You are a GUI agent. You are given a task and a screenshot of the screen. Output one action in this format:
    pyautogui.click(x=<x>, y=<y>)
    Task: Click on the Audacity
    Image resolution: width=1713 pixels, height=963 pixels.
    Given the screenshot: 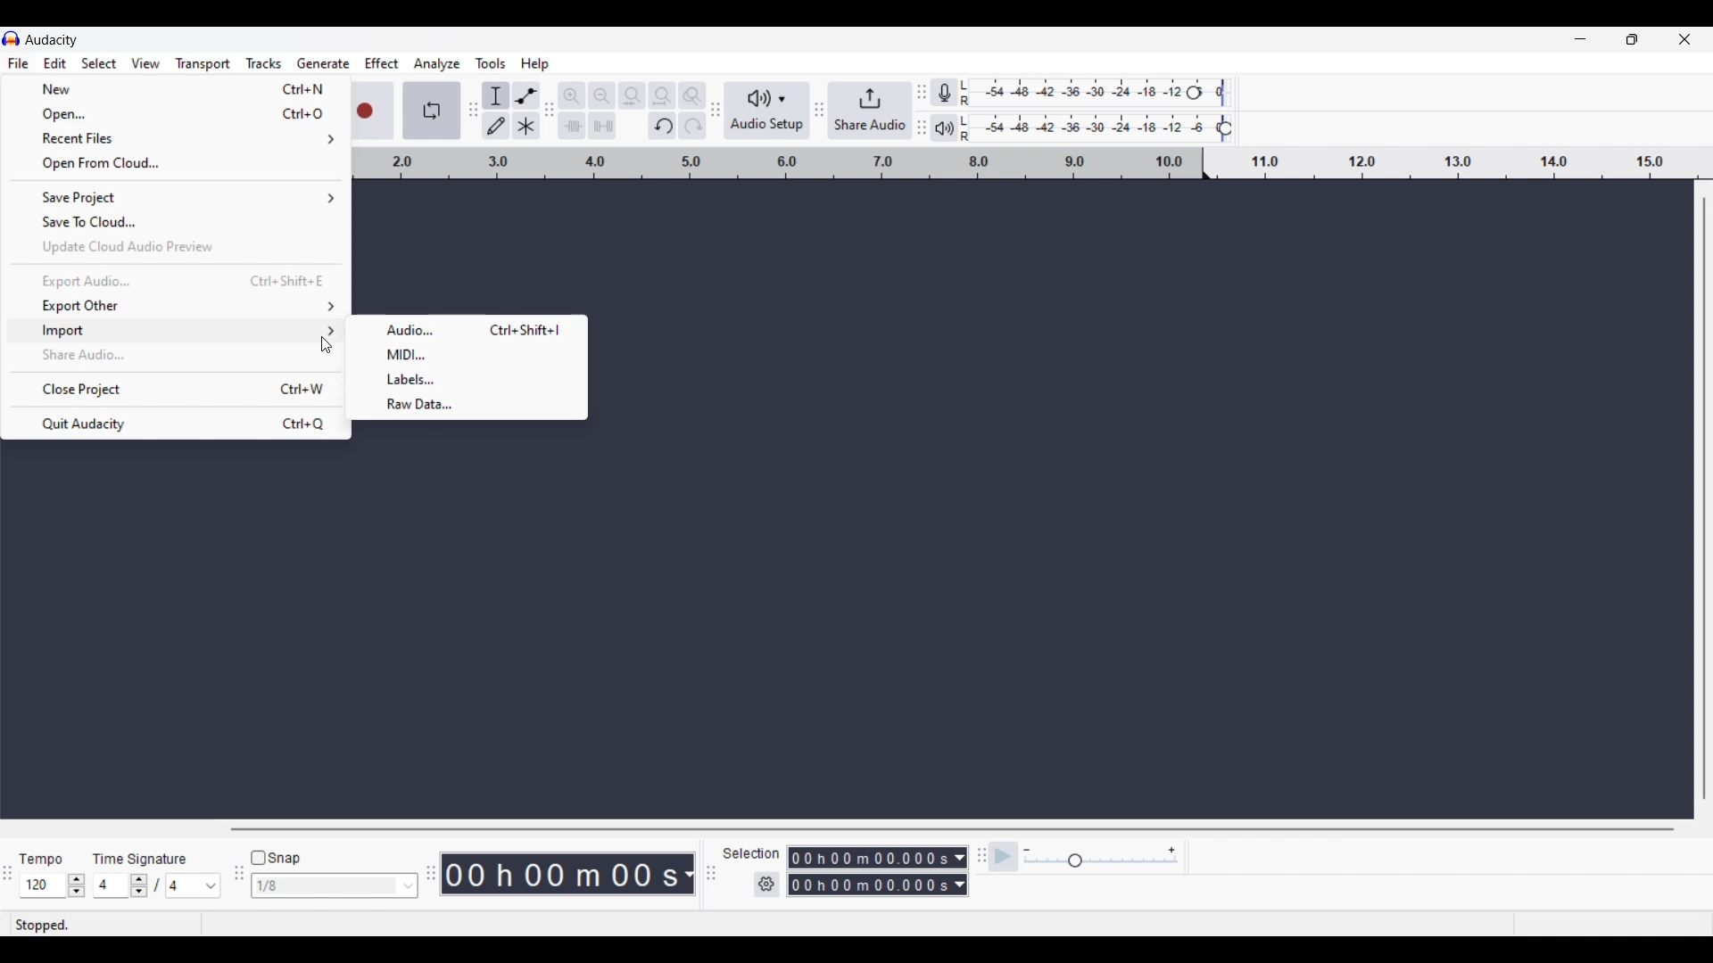 What is the action you would take?
    pyautogui.click(x=54, y=39)
    